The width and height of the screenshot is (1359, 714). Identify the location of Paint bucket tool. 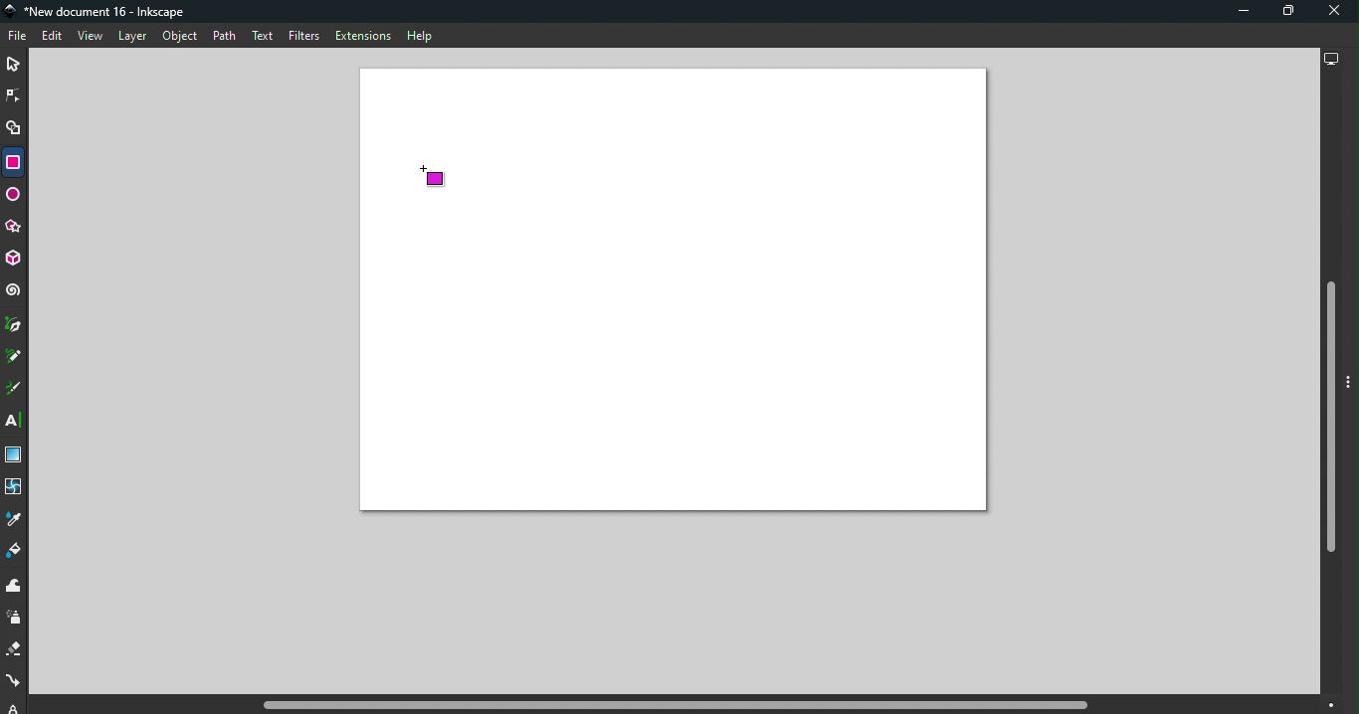
(15, 553).